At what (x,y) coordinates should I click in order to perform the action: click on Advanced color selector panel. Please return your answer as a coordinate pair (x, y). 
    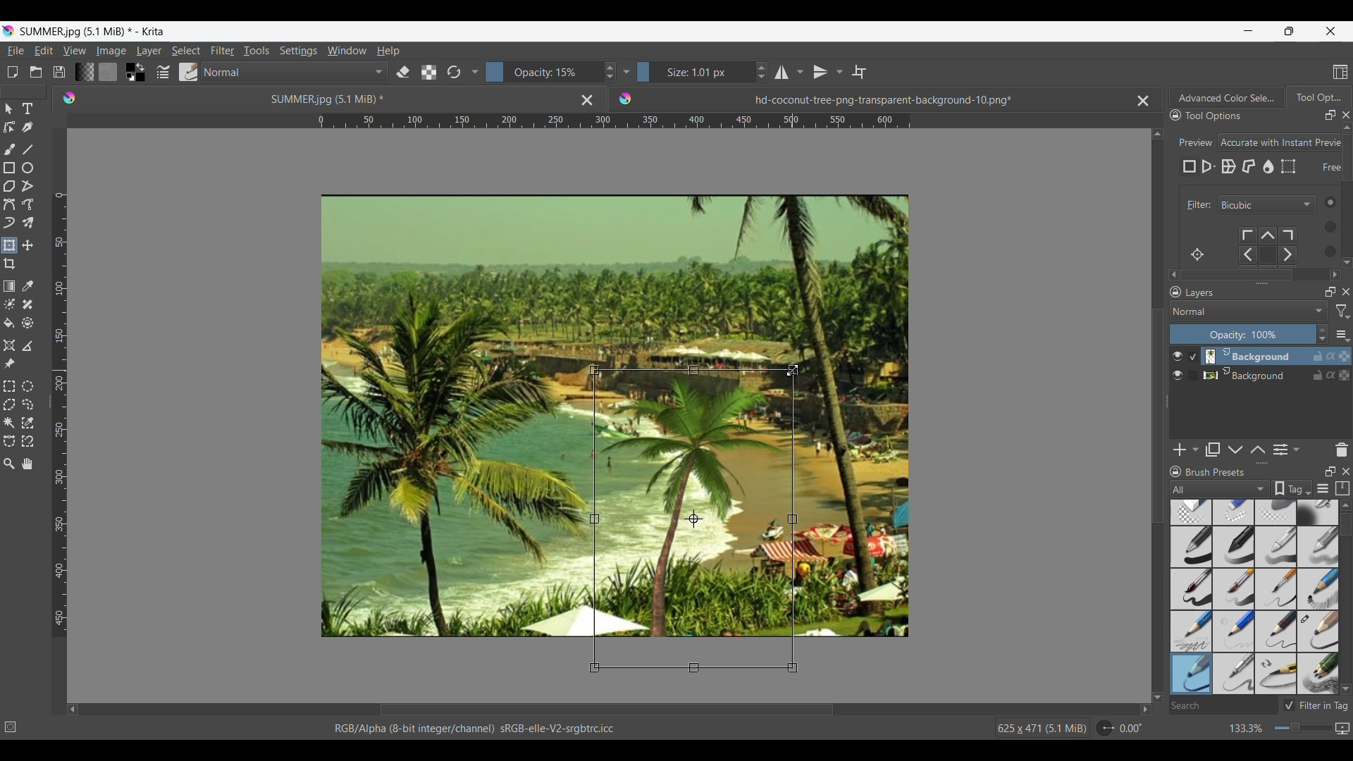
    Looking at the image, I should click on (1227, 97).